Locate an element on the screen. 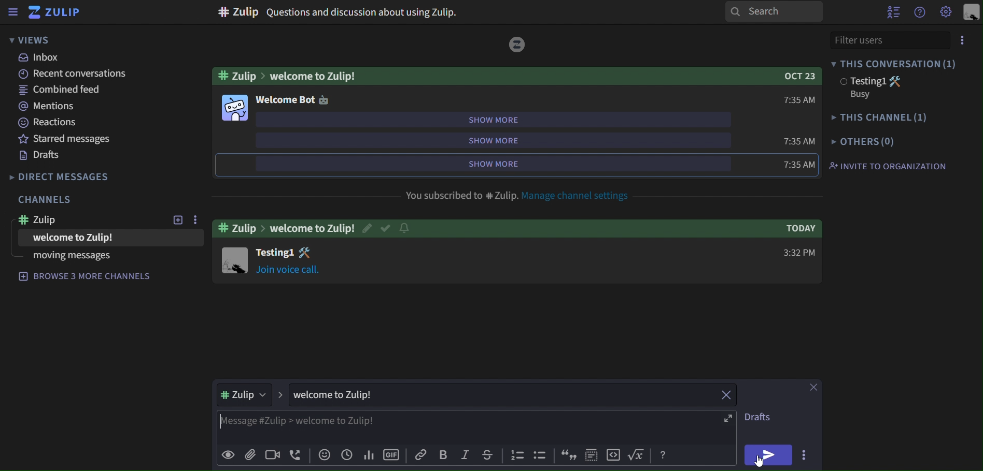  #Zulip > welcome to Zulip! is located at coordinates (283, 227).